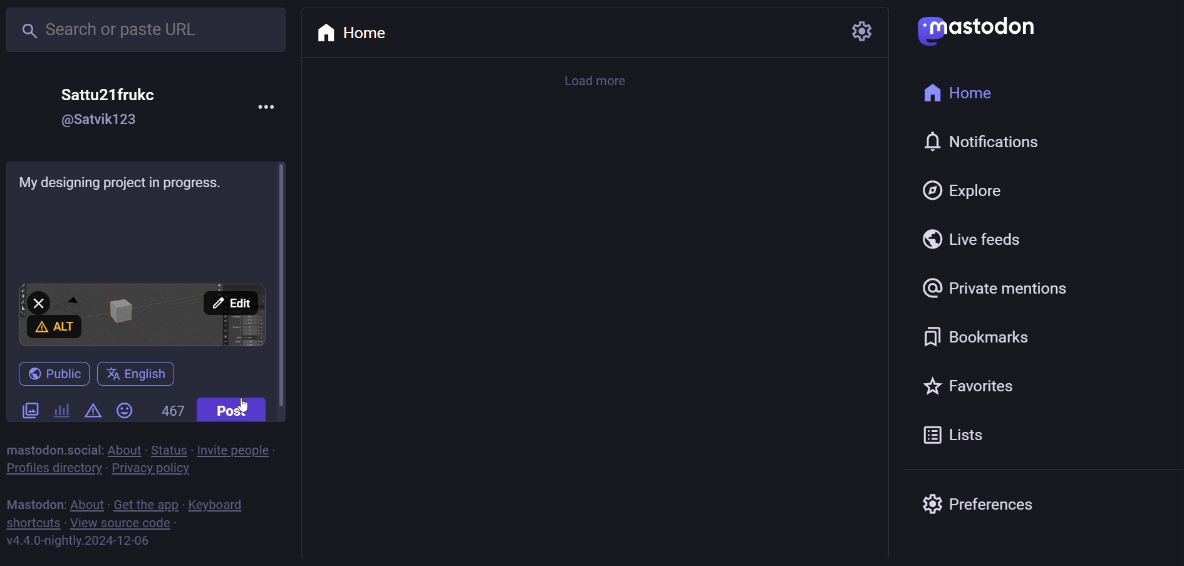 This screenshot has width=1184, height=566. Describe the element at coordinates (231, 302) in the screenshot. I see `edit` at that location.